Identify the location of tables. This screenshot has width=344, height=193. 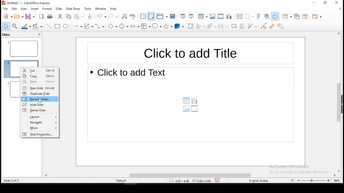
(203, 16).